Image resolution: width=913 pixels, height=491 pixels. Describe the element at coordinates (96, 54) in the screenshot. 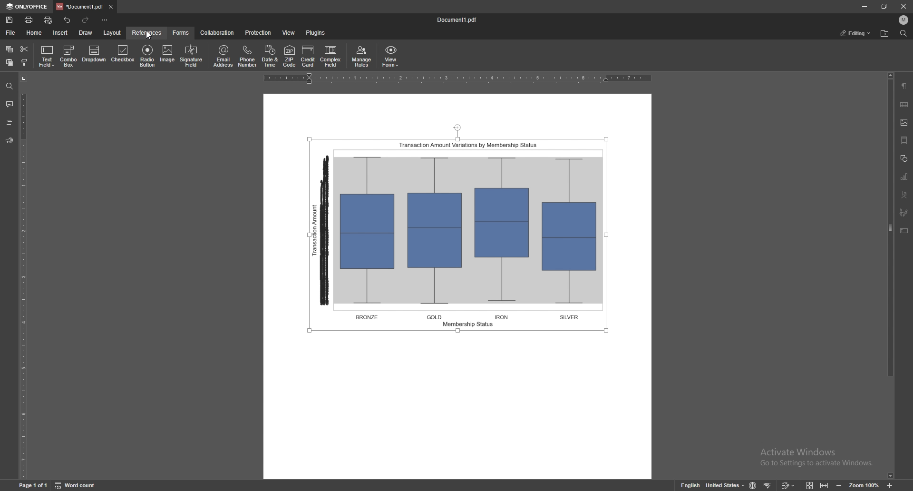

I see `dropdown` at that location.